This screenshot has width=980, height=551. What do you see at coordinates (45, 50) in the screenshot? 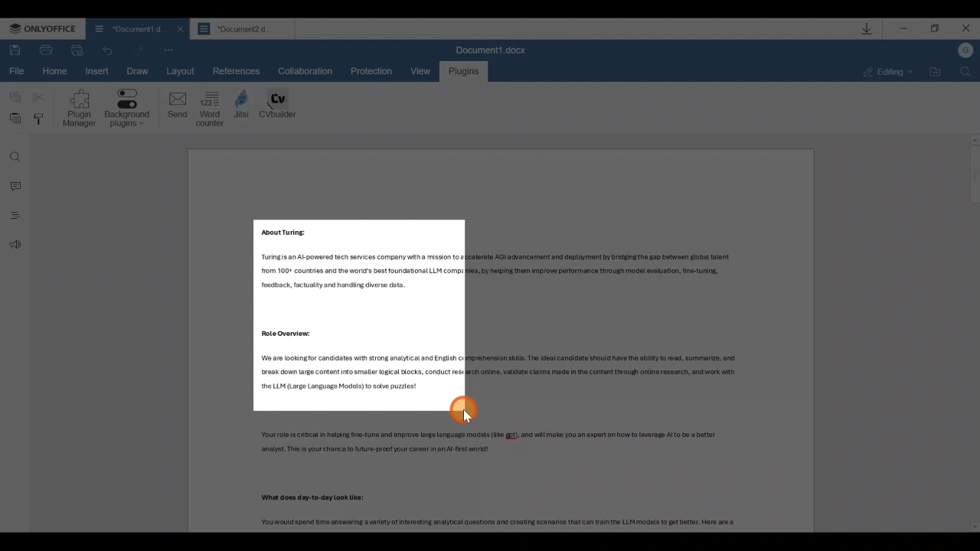
I see `Print file` at bounding box center [45, 50].